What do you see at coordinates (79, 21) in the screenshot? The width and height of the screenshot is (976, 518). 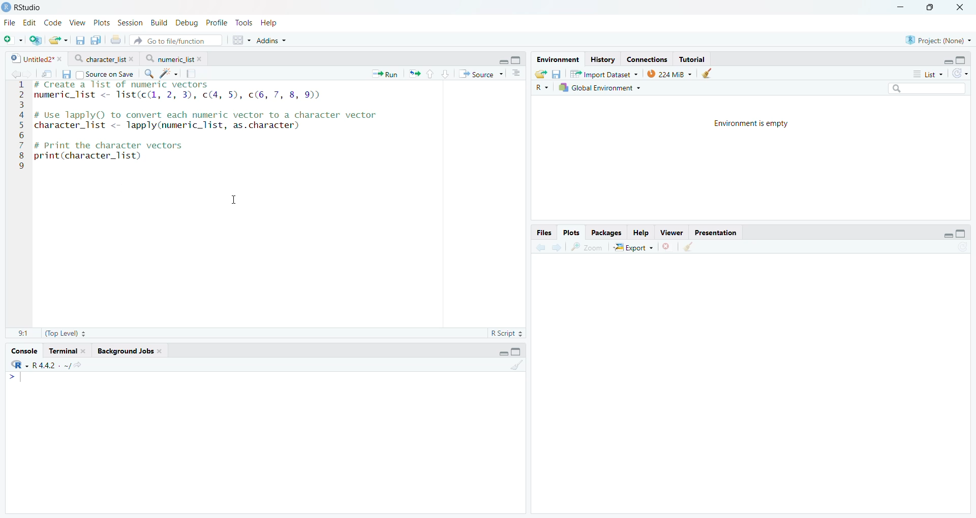 I see `View` at bounding box center [79, 21].